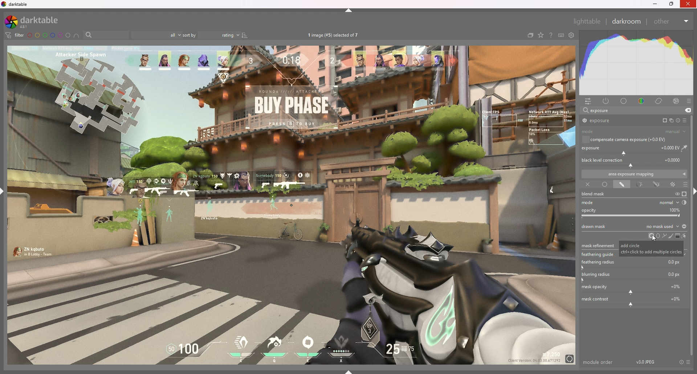  Describe the element at coordinates (626, 21) in the screenshot. I see `darkroom` at that location.